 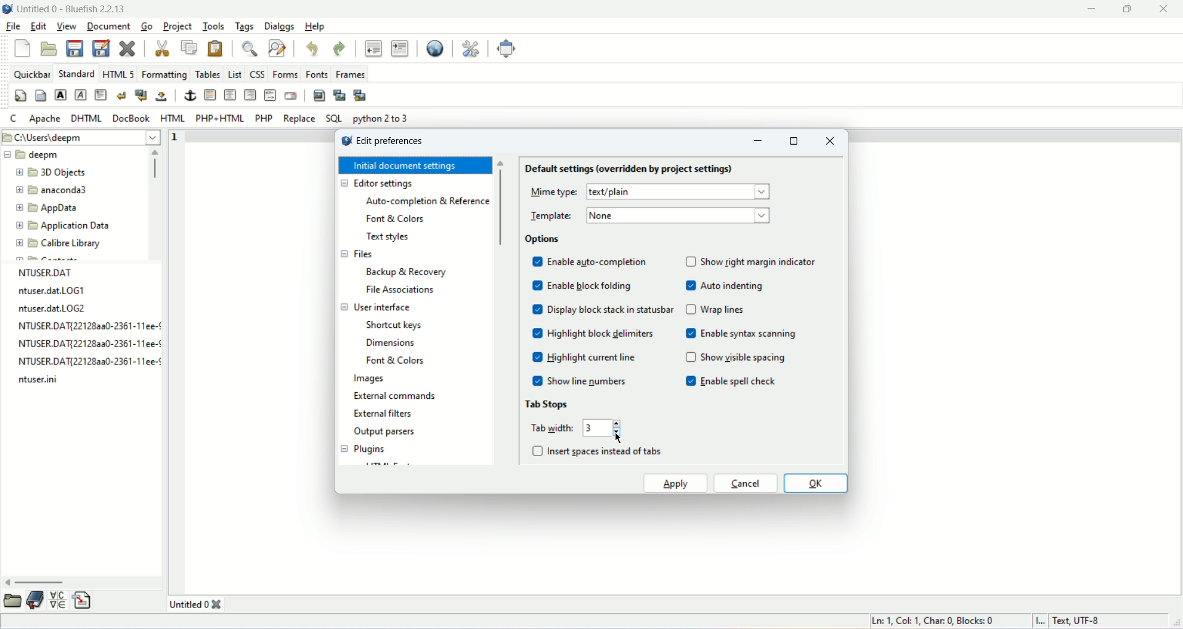 I want to click on save as, so click(x=101, y=49).